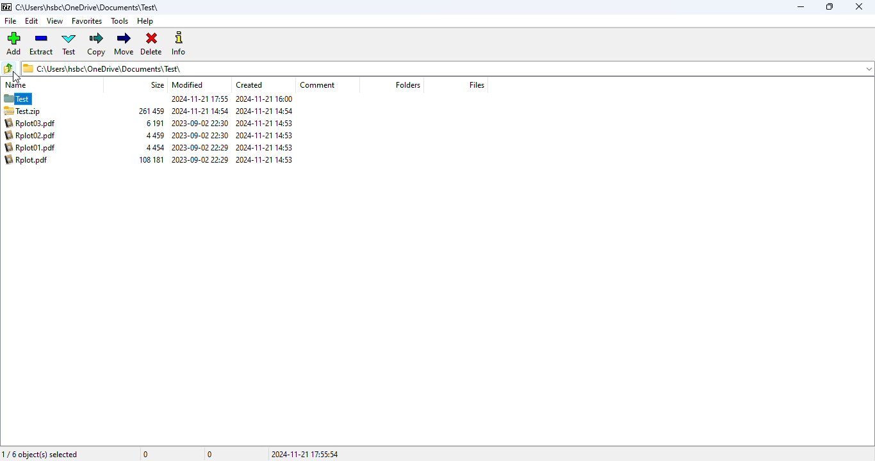  I want to click on 2024-11-21 14:53, so click(263, 135).